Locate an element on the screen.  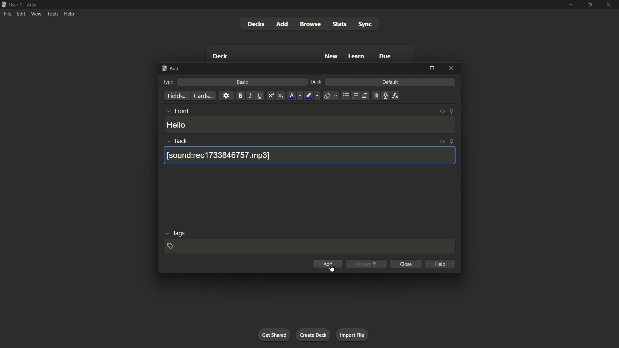
superscript is located at coordinates (270, 95).